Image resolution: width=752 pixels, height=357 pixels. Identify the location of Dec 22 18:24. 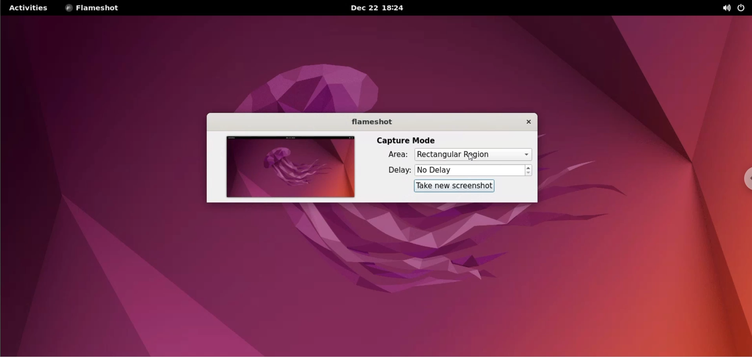
(374, 7).